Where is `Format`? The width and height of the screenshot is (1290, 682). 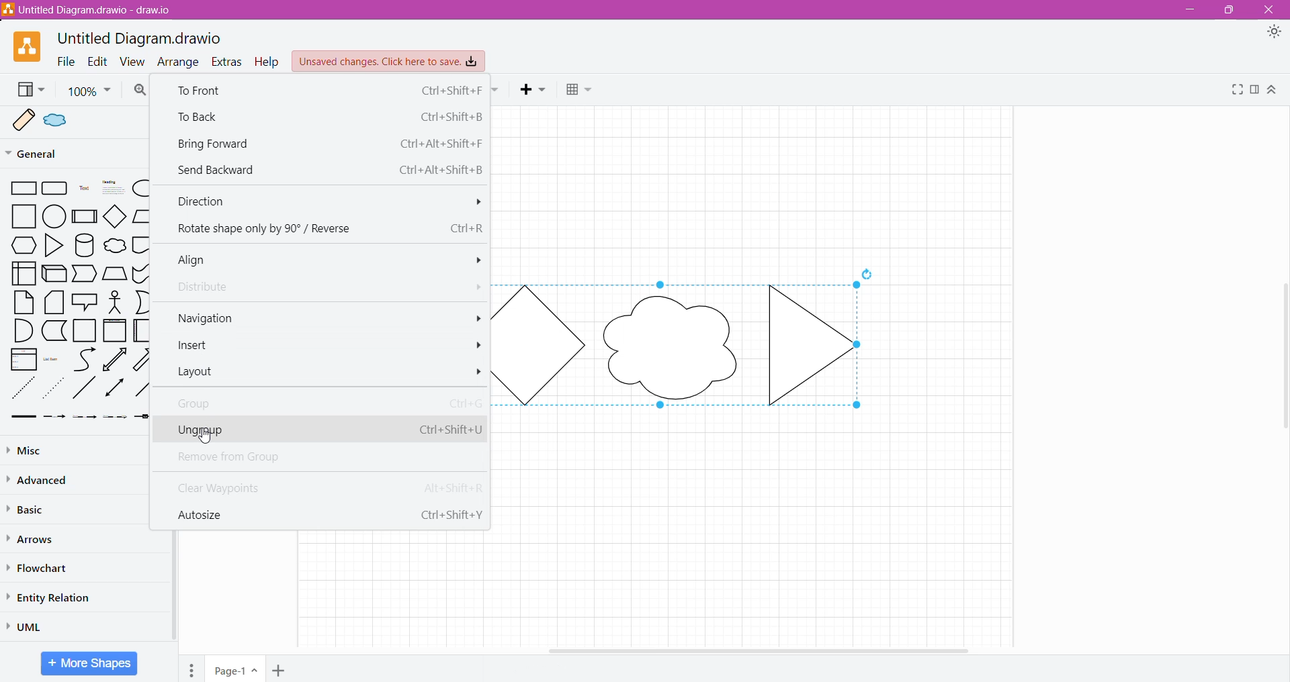 Format is located at coordinates (1254, 91).